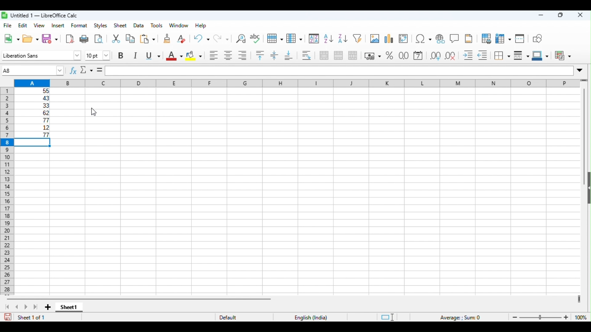 Image resolution: width=591 pixels, height=332 pixels. What do you see at coordinates (288, 55) in the screenshot?
I see `align bottom` at bounding box center [288, 55].